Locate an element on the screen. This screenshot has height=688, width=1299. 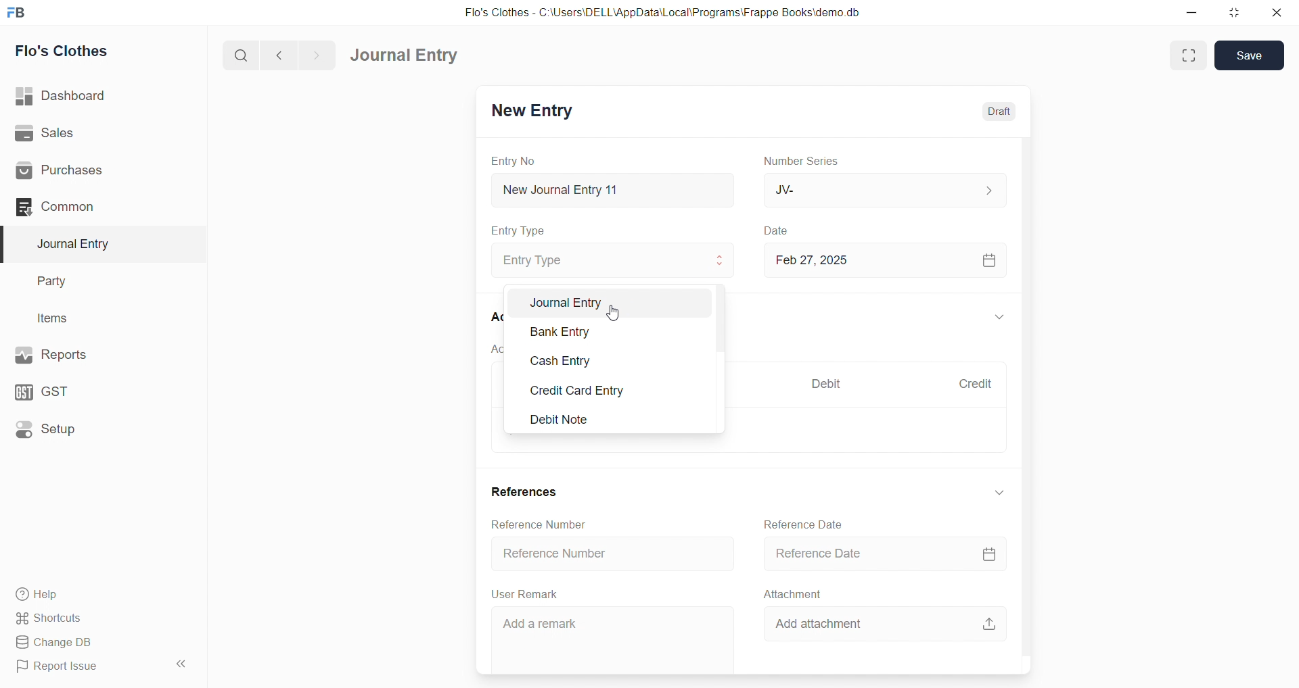
minimize is located at coordinates (1189, 11).